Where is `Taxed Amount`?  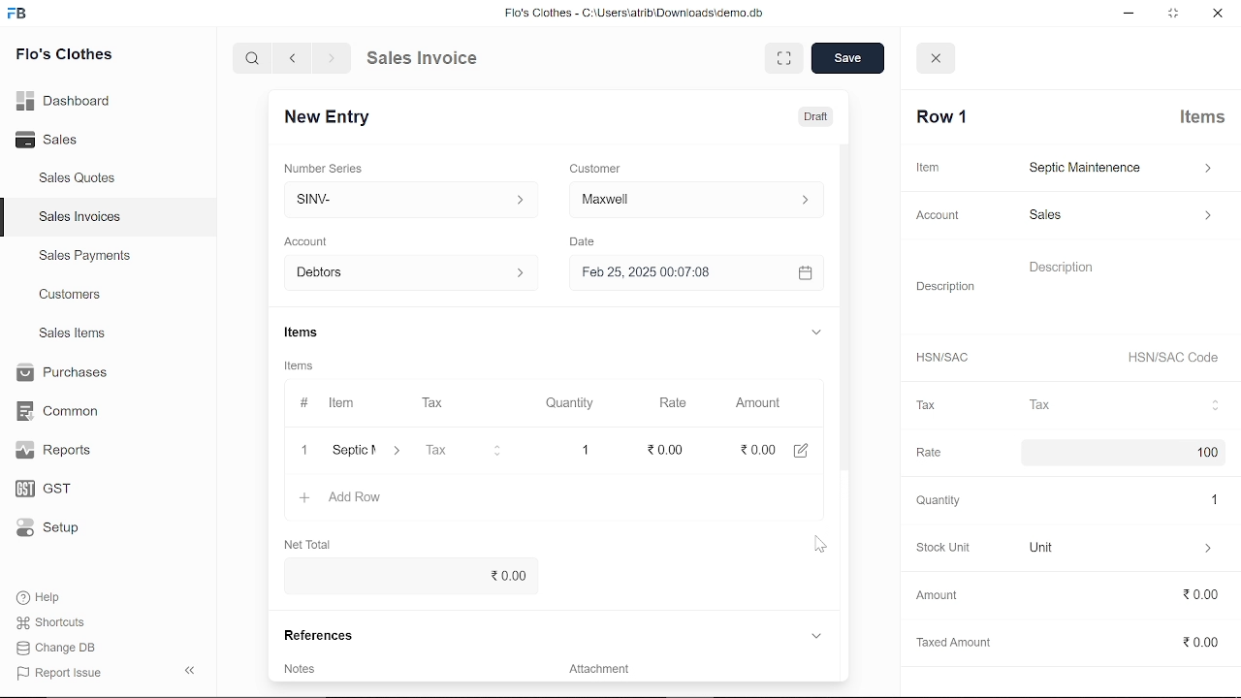
Taxed Amount is located at coordinates (948, 639).